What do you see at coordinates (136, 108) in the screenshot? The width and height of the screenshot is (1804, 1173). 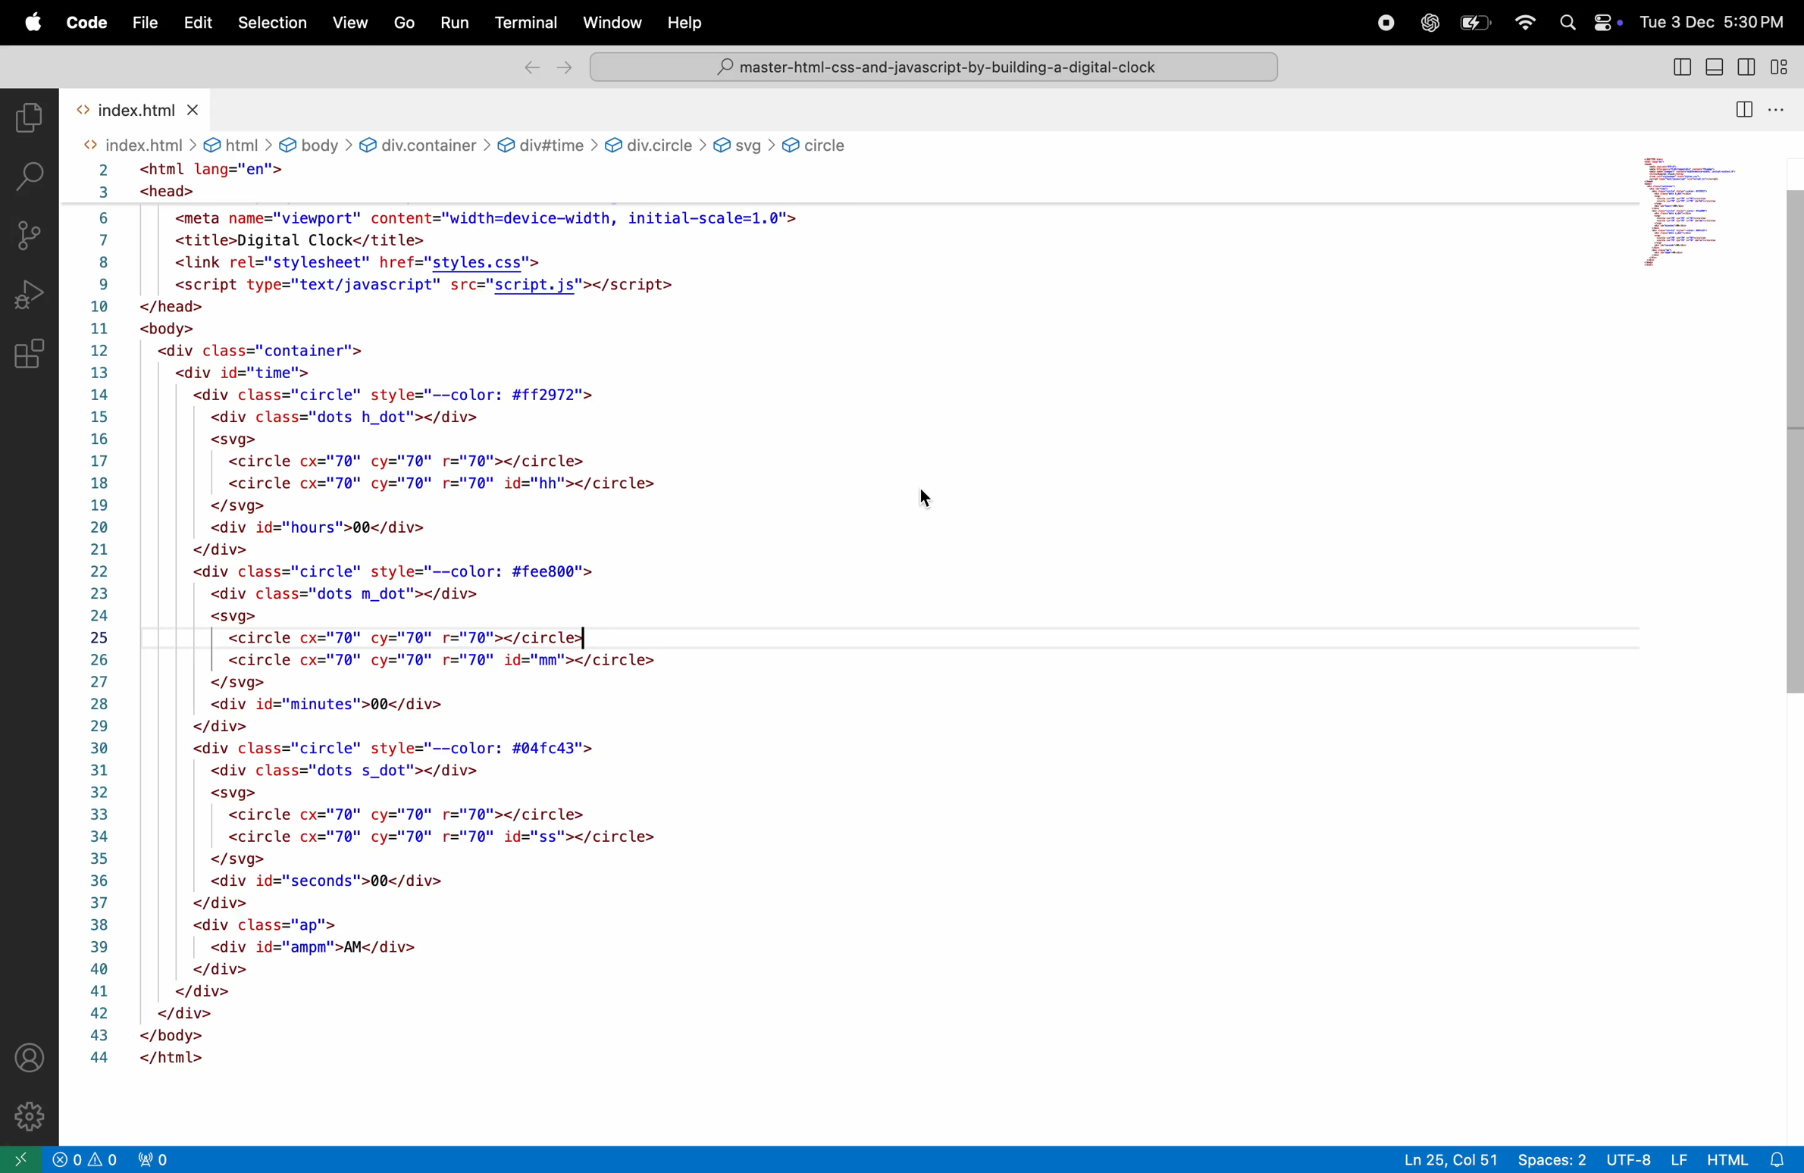 I see `index.html` at bounding box center [136, 108].